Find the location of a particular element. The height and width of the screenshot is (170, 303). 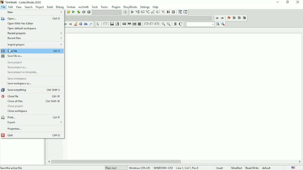

Debug is located at coordinates (60, 7).